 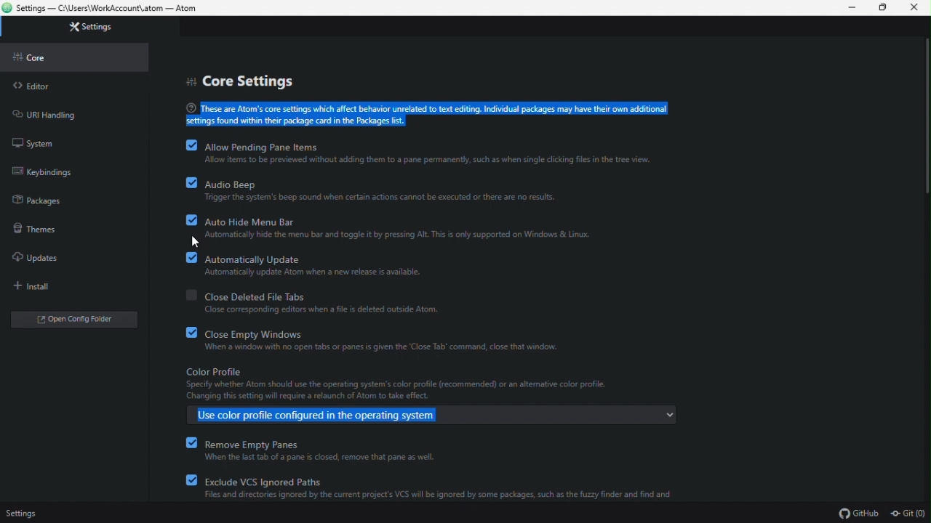 I want to click on system, so click(x=38, y=143).